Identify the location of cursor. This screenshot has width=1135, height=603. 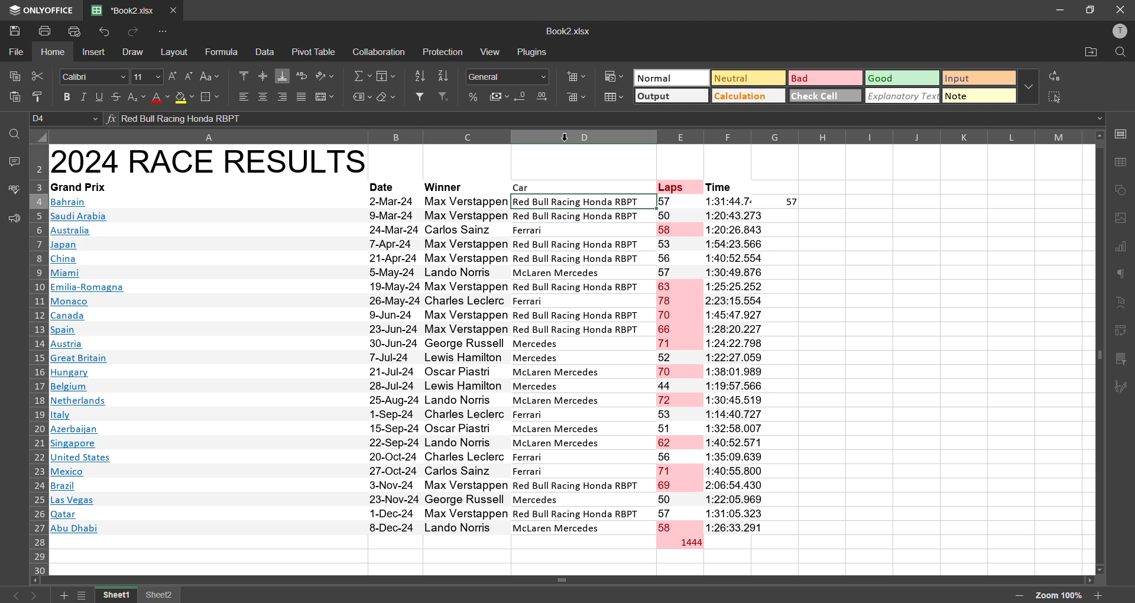
(566, 136).